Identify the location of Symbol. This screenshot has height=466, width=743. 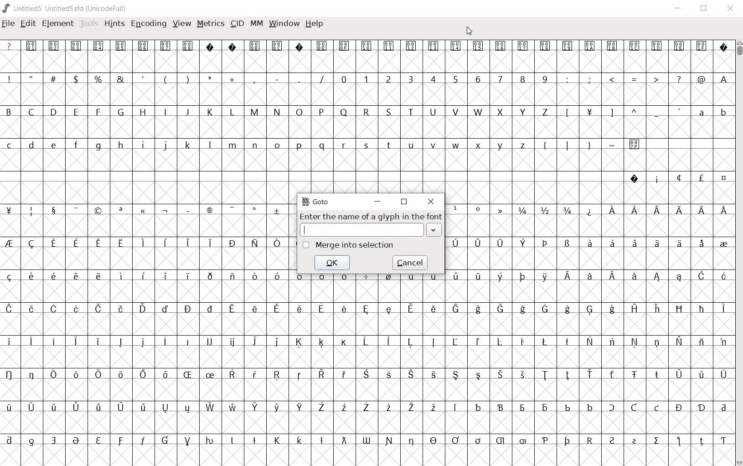
(680, 341).